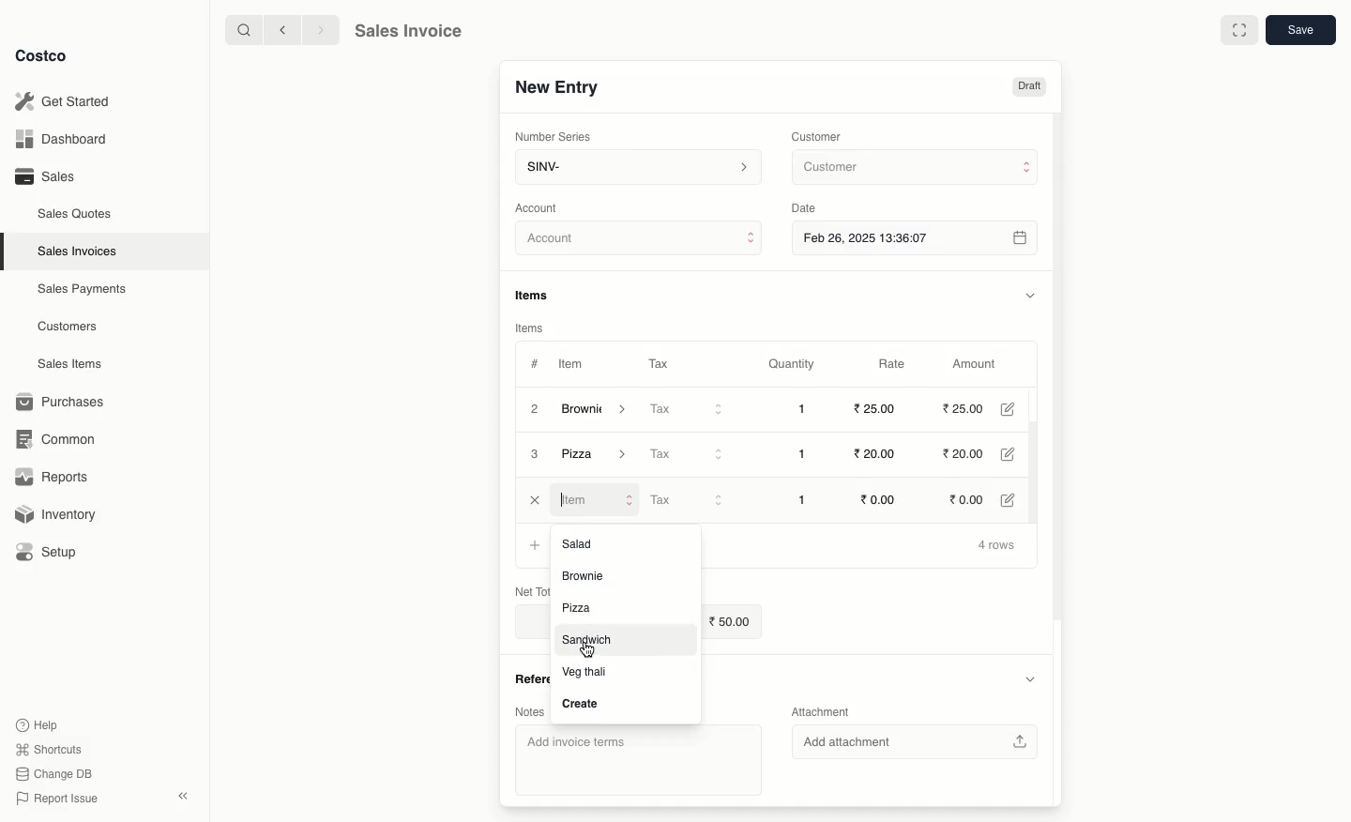 Image resolution: width=1351 pixels, height=822 pixels. What do you see at coordinates (822, 713) in the screenshot?
I see `Attachment` at bounding box center [822, 713].